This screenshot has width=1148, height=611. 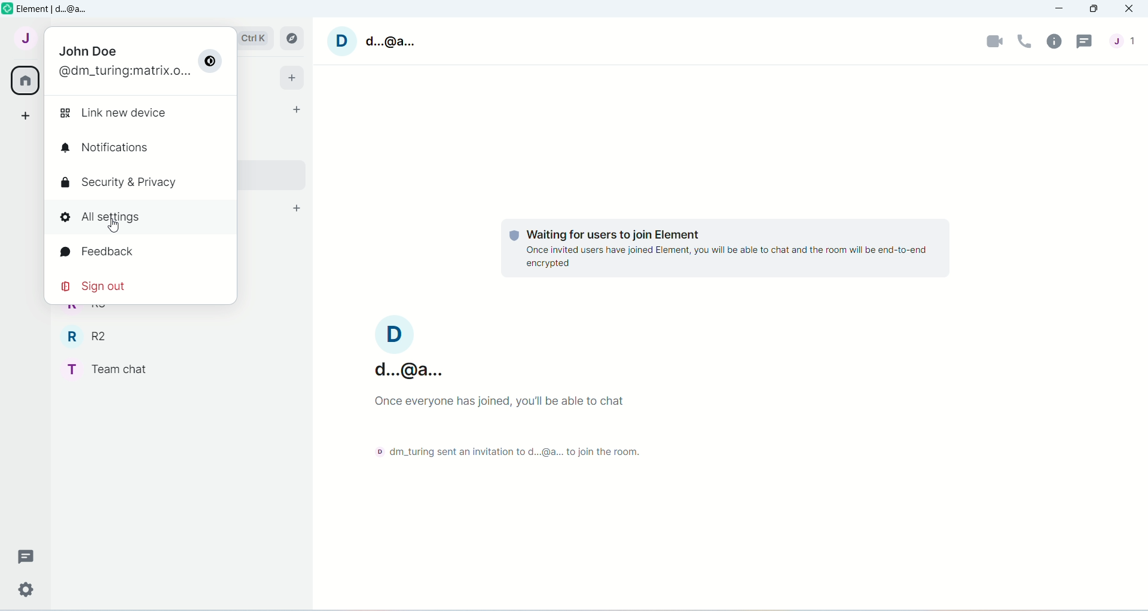 I want to click on Signout, so click(x=102, y=285).